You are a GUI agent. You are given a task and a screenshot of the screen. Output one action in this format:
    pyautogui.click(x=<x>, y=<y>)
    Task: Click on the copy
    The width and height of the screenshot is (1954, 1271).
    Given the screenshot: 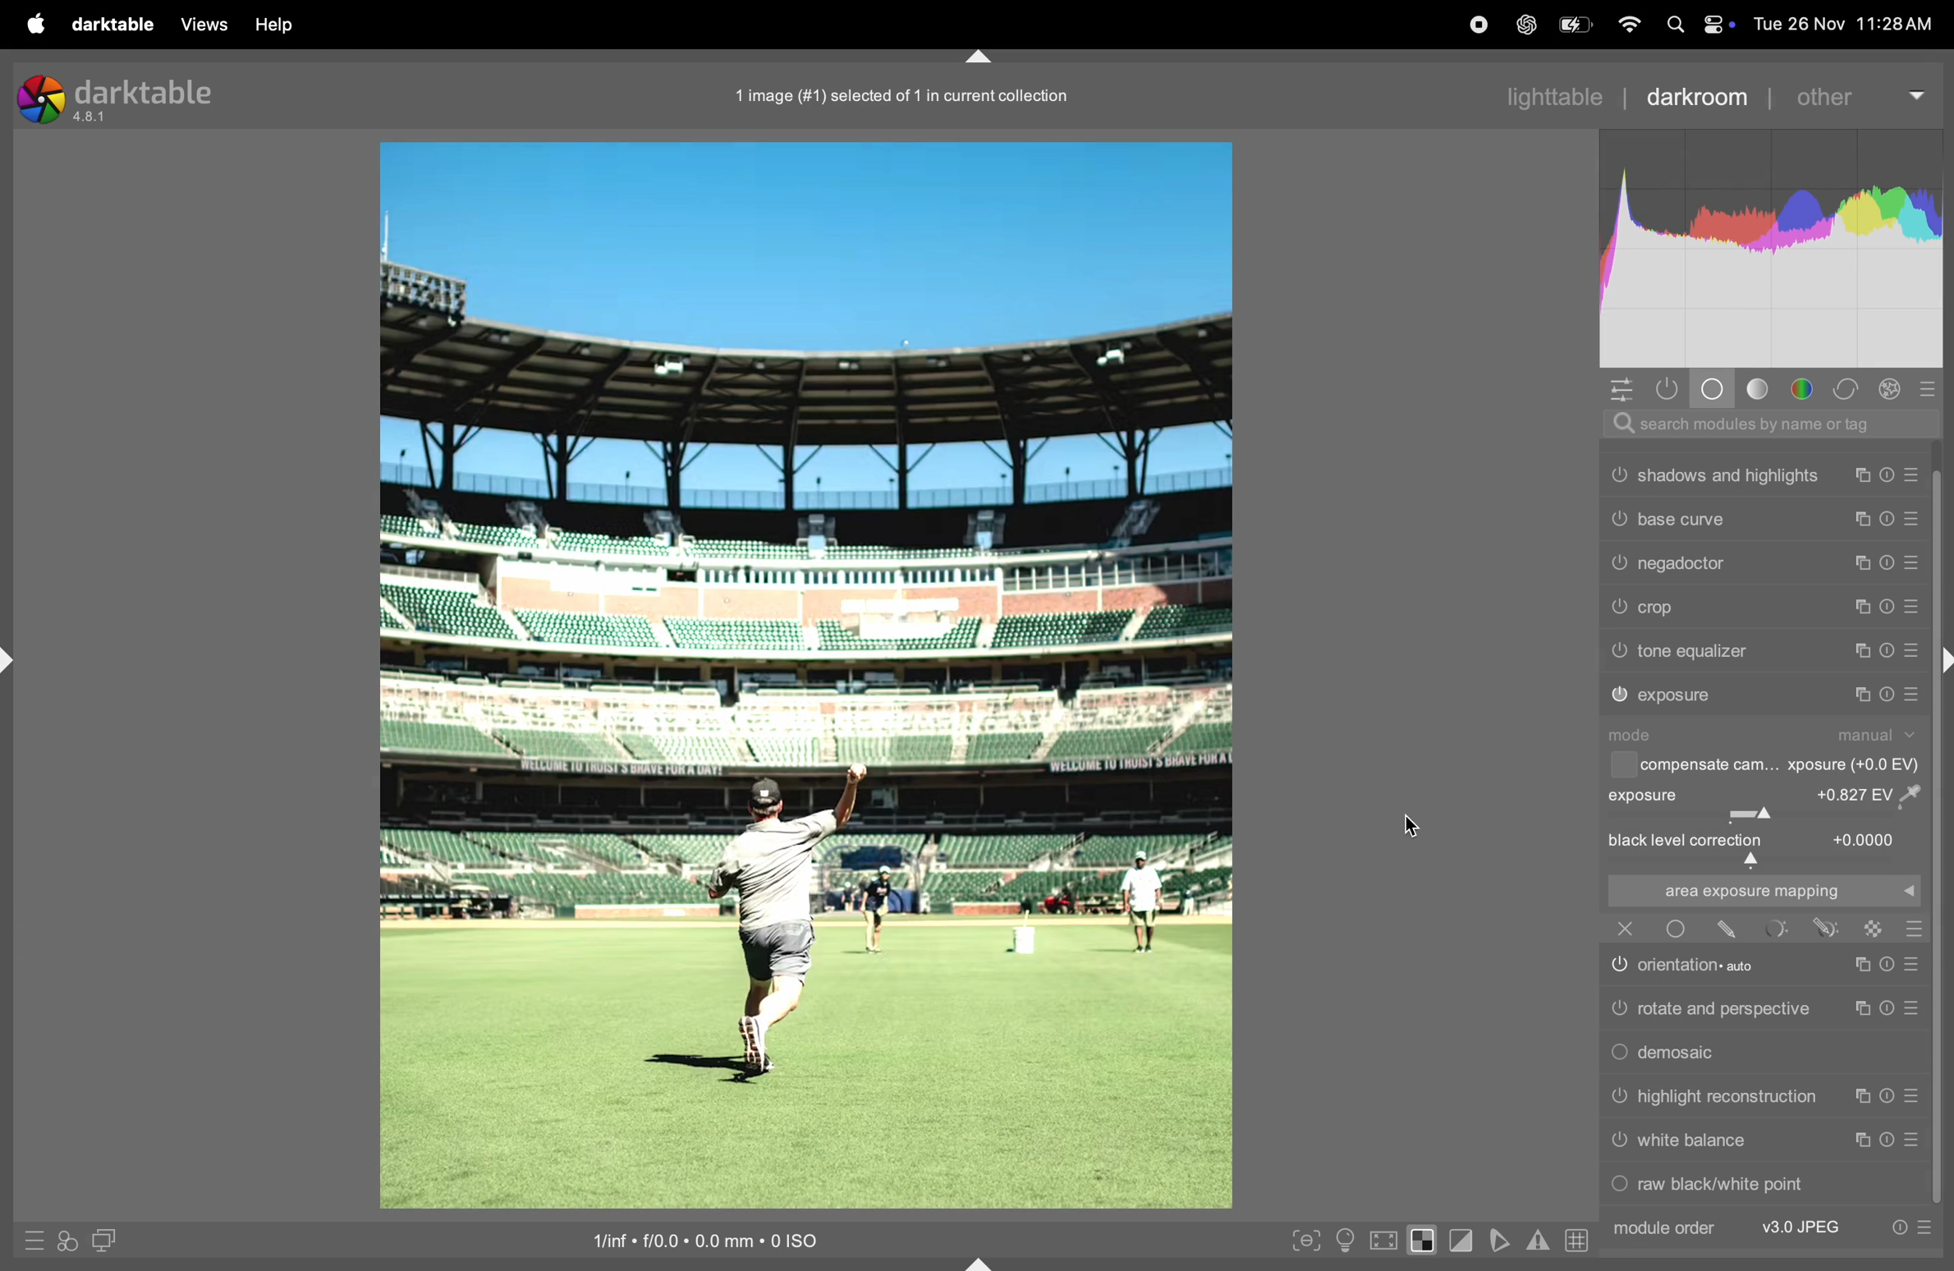 What is the action you would take?
    pyautogui.click(x=1858, y=1010)
    